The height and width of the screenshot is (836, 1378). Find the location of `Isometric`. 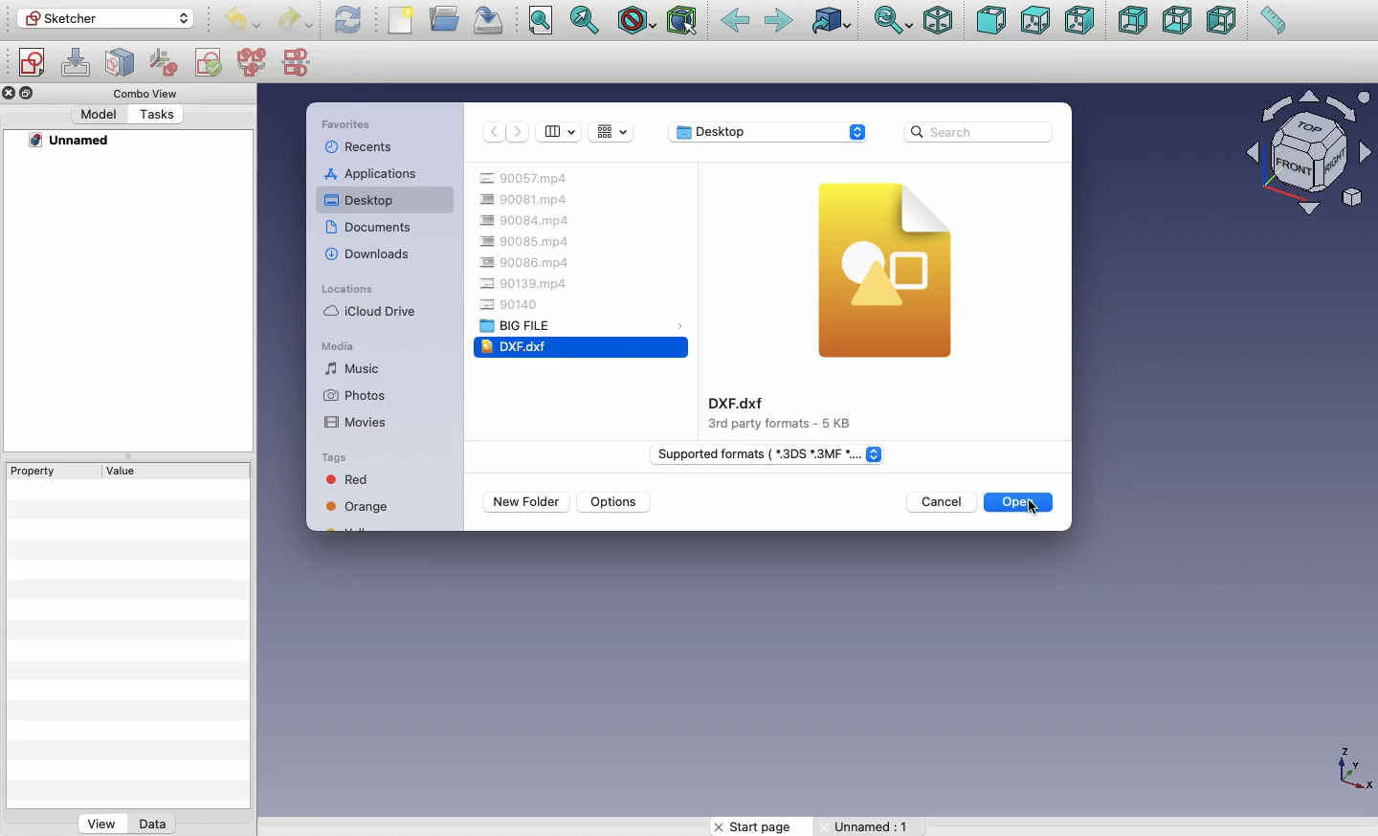

Isometric is located at coordinates (937, 21).